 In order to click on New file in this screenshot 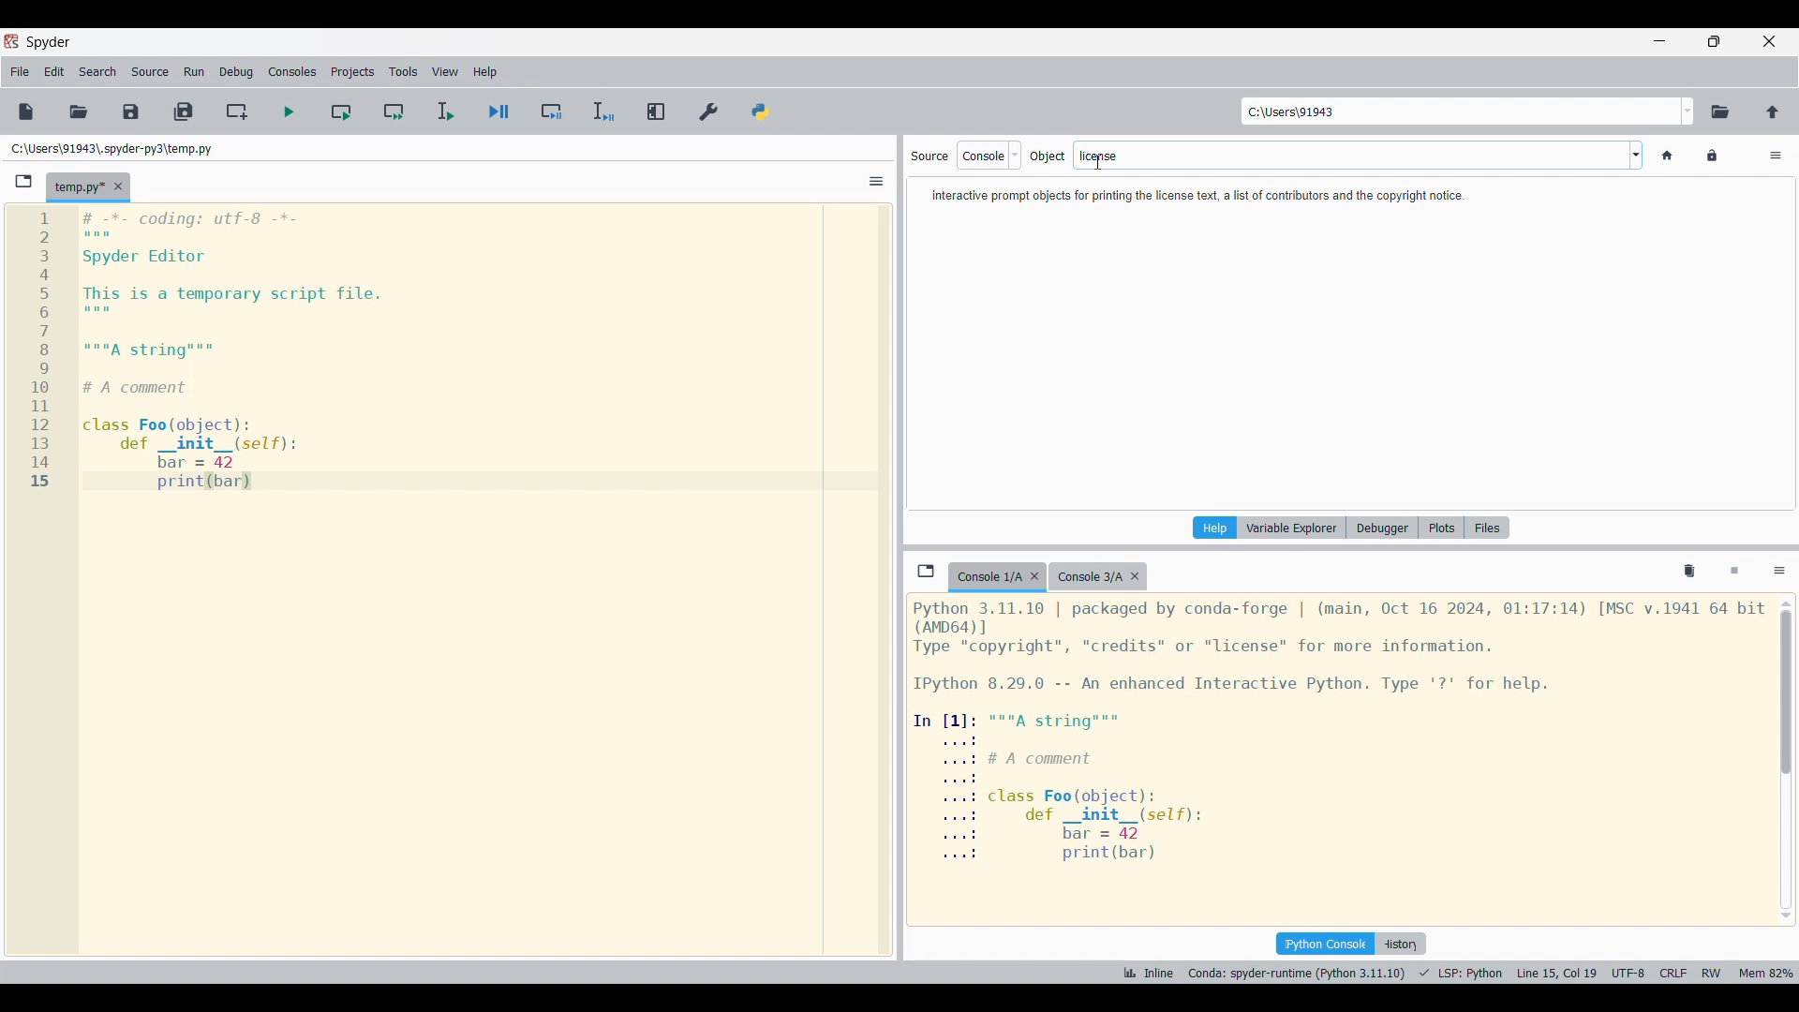, I will do `click(26, 112)`.